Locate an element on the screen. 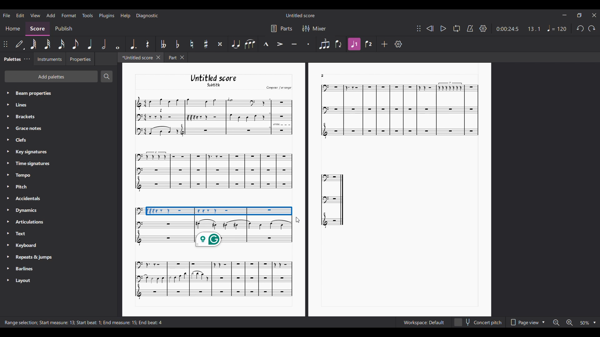 The width and height of the screenshot is (600, 337). Part X is located at coordinates (176, 57).